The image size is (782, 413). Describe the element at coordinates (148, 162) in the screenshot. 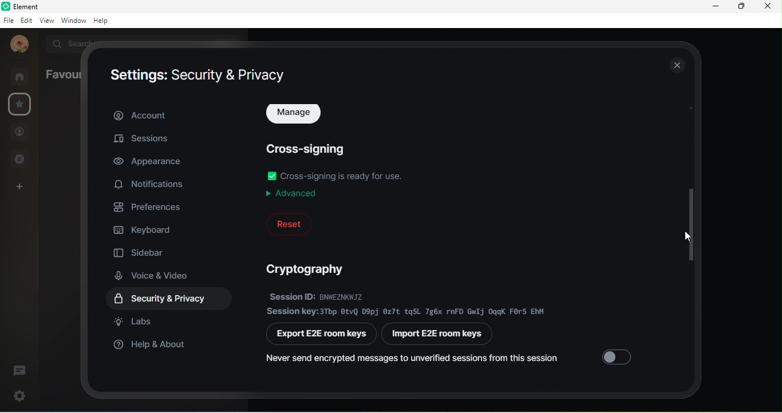

I see `appearance` at that location.